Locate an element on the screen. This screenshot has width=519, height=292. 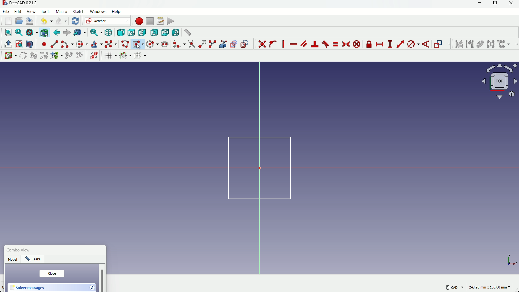
create line is located at coordinates (54, 44).